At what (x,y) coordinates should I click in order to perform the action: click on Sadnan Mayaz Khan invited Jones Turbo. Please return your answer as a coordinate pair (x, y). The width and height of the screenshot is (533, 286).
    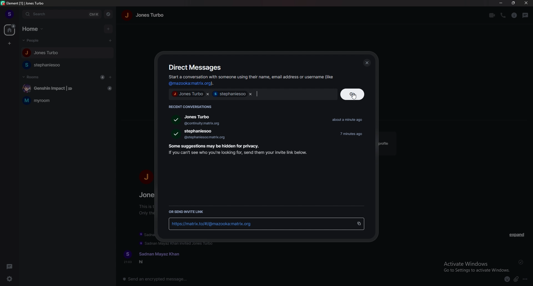
    Looking at the image, I should click on (182, 244).